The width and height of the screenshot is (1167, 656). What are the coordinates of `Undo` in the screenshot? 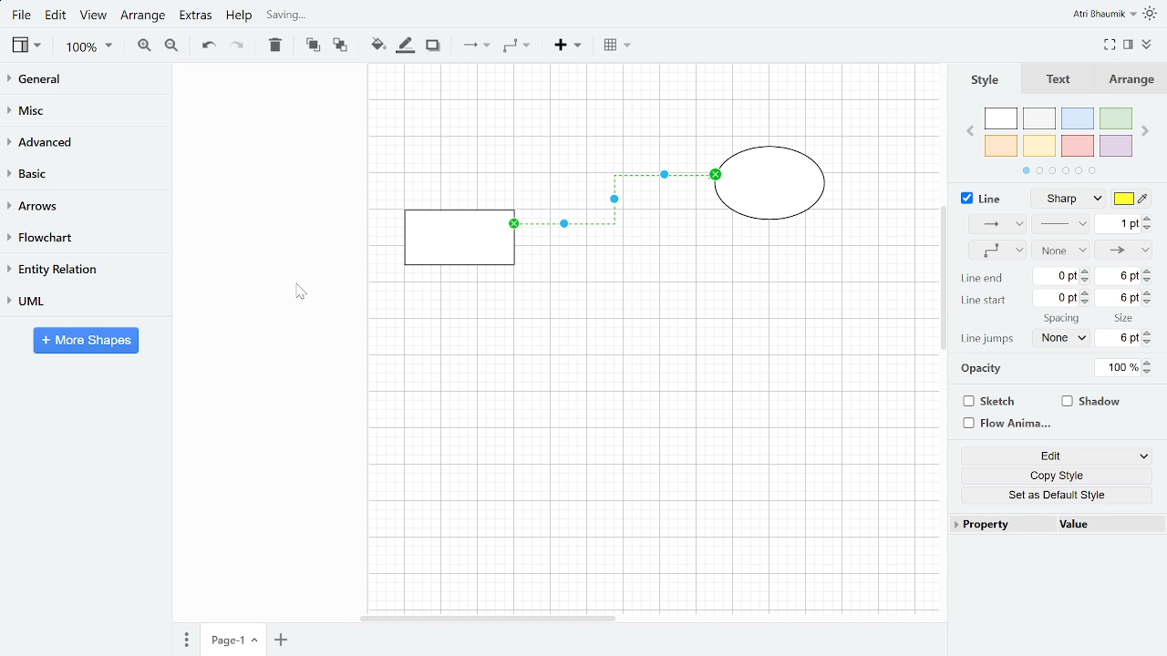 It's located at (207, 46).